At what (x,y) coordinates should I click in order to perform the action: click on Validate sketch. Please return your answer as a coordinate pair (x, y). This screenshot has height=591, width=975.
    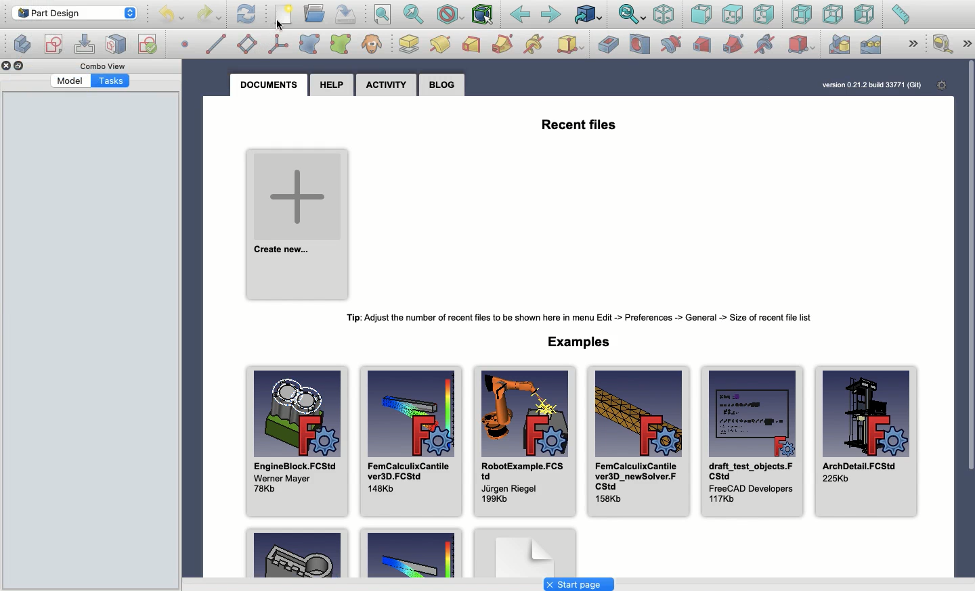
    Looking at the image, I should click on (147, 42).